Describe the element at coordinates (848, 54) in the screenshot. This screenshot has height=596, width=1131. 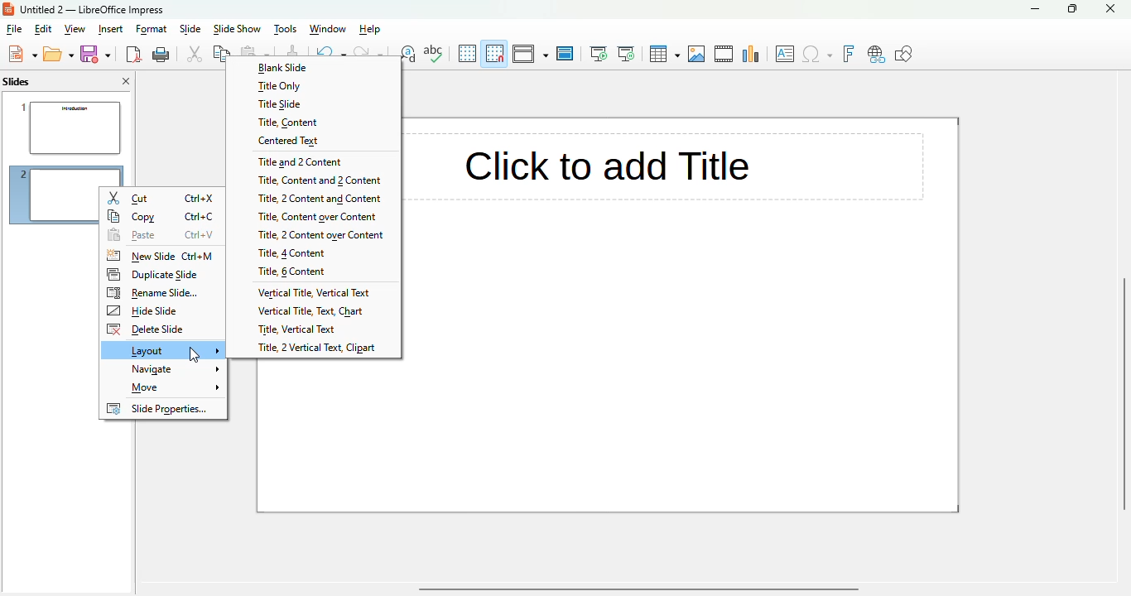
I see `insert fontwork text` at that location.